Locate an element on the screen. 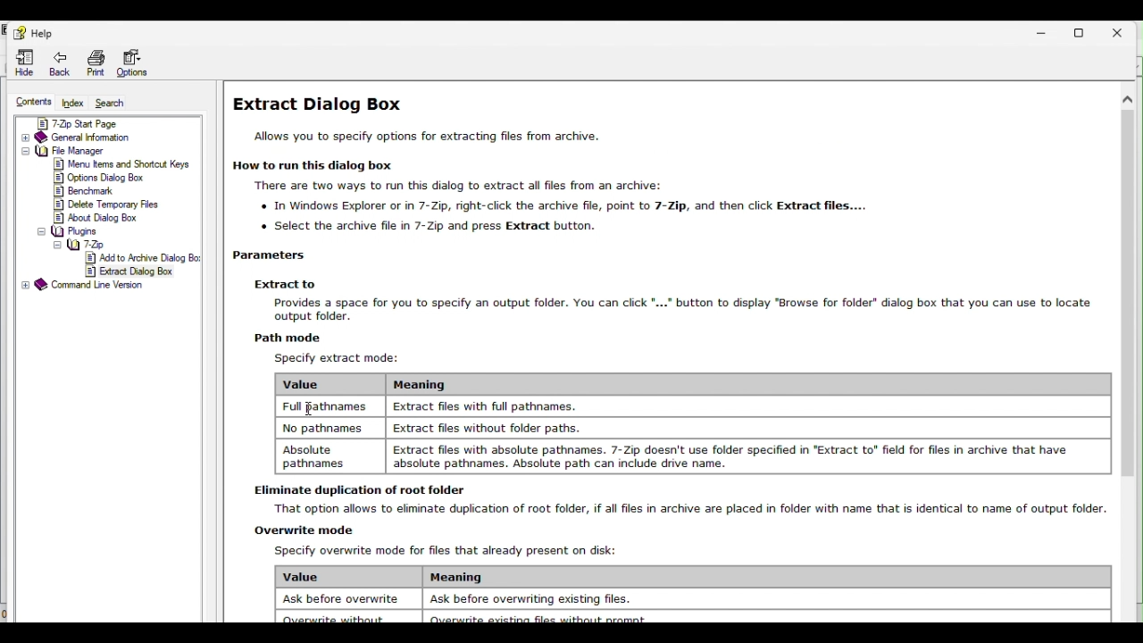 The height and width of the screenshot is (643, 1143). cursor is located at coordinates (306, 407).